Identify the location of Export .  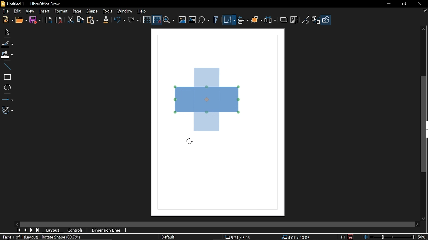
(48, 20).